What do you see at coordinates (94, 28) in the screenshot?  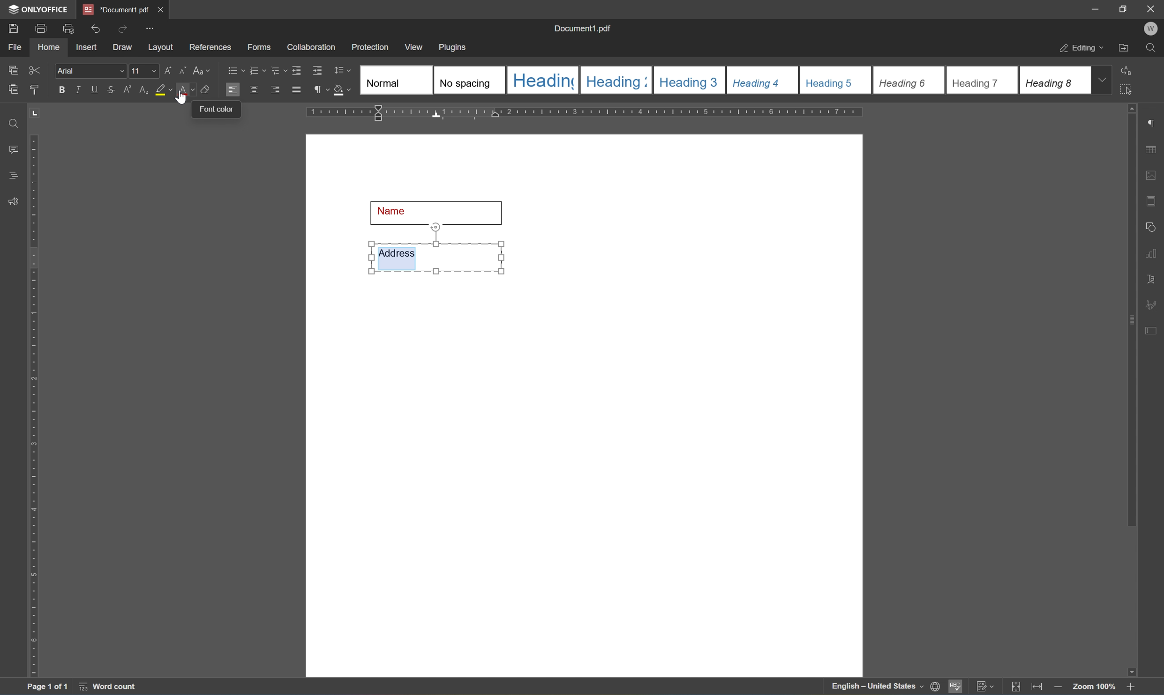 I see `undo` at bounding box center [94, 28].